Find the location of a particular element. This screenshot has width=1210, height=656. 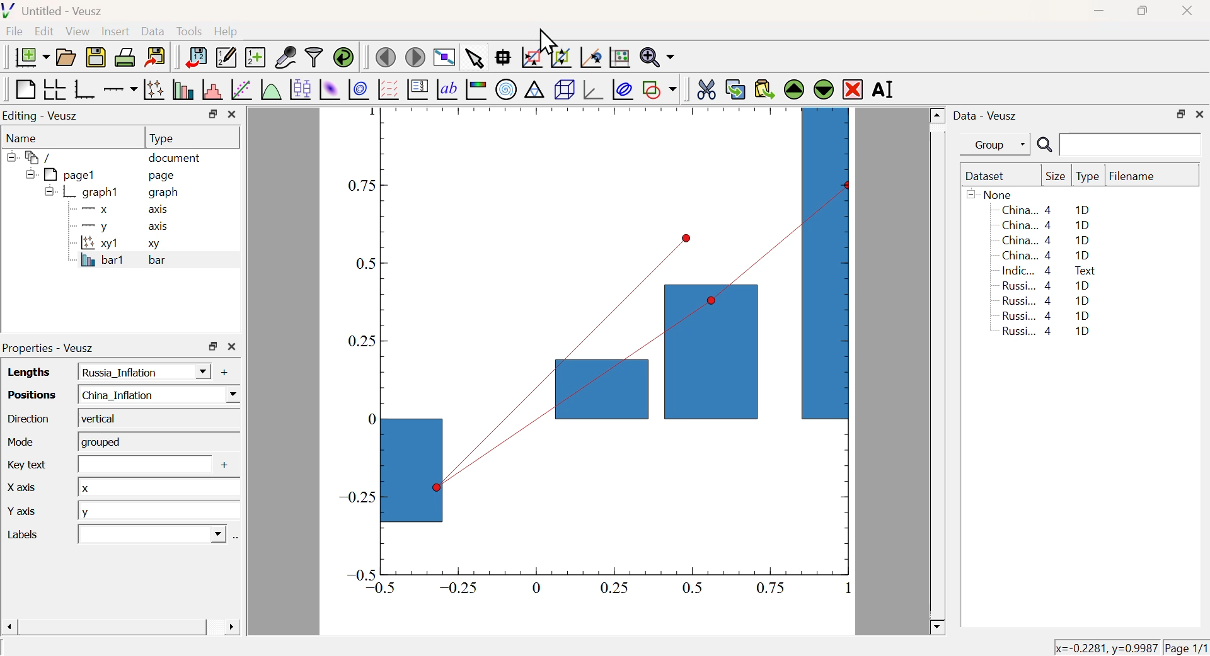

China... 4 1D is located at coordinates (1046, 256).